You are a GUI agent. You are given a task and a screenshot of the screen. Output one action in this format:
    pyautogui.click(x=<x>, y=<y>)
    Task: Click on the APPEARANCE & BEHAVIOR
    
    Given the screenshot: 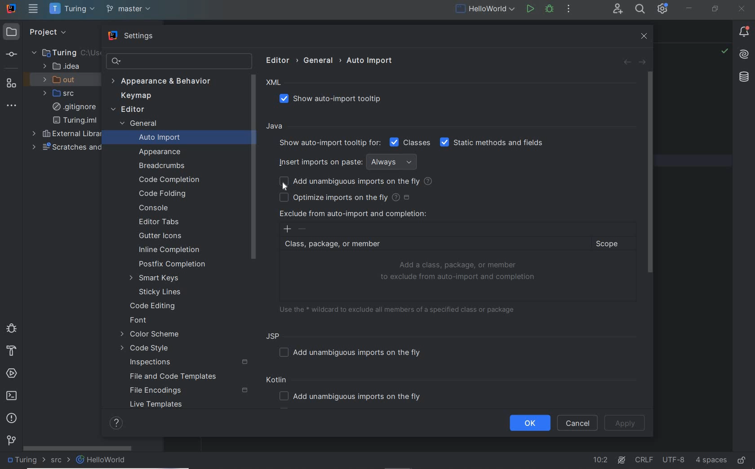 What is the action you would take?
    pyautogui.click(x=165, y=82)
    